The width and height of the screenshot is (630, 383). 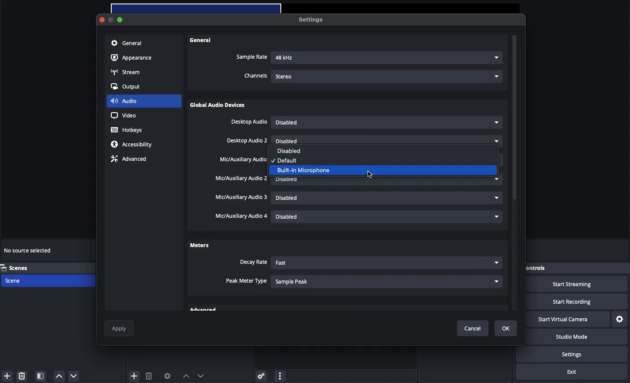 I want to click on Close, so click(x=103, y=20).